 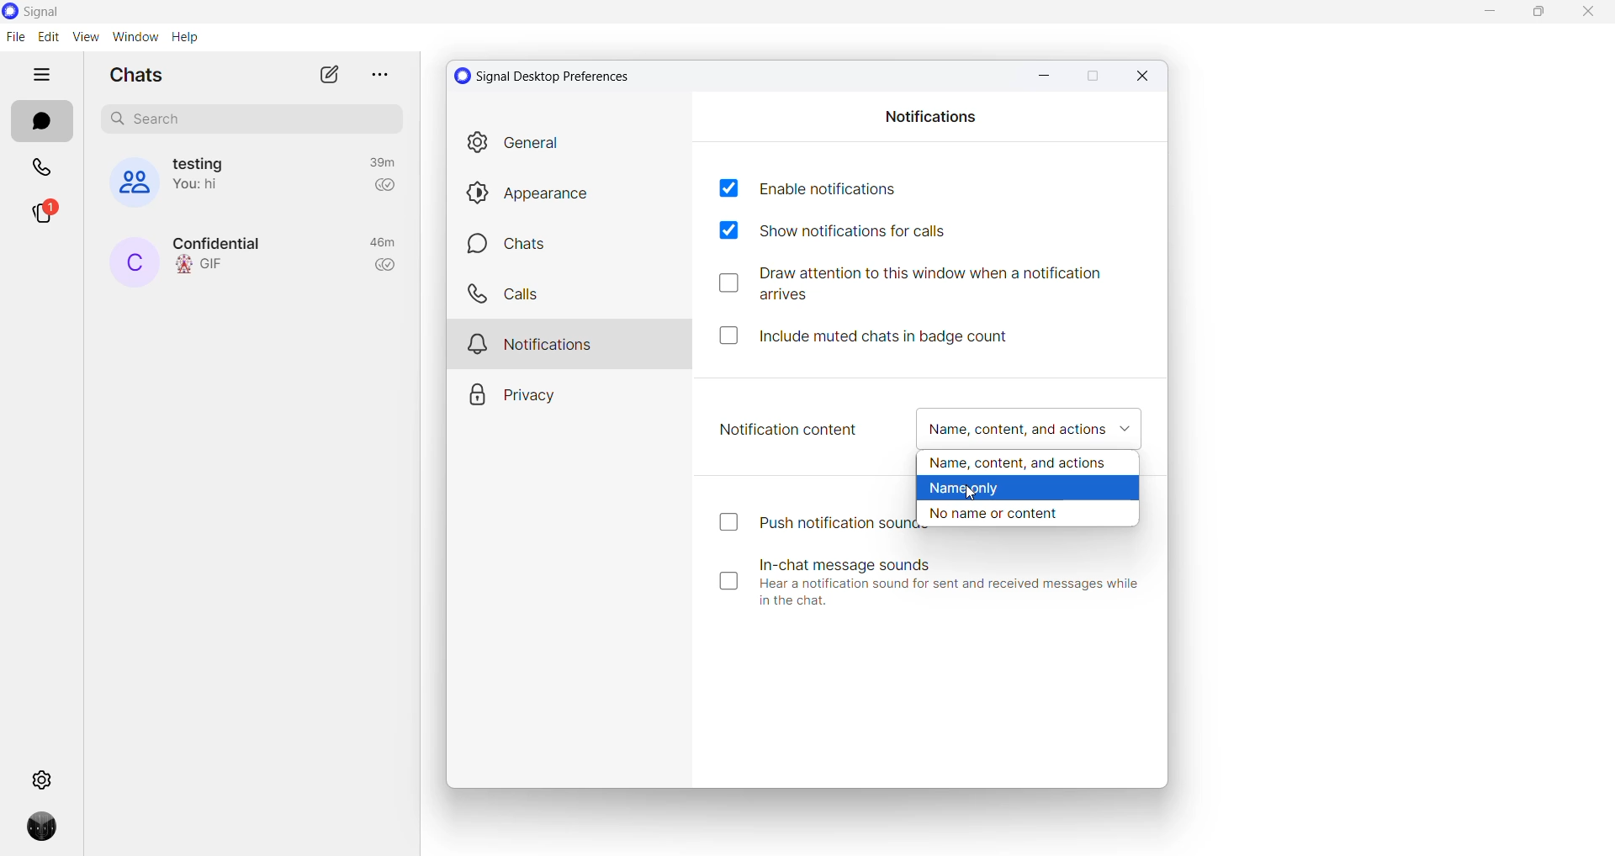 I want to click on In-chat message sounds
Hear a notification sound for sent and received messages while
in the chat., so click(x=932, y=581).